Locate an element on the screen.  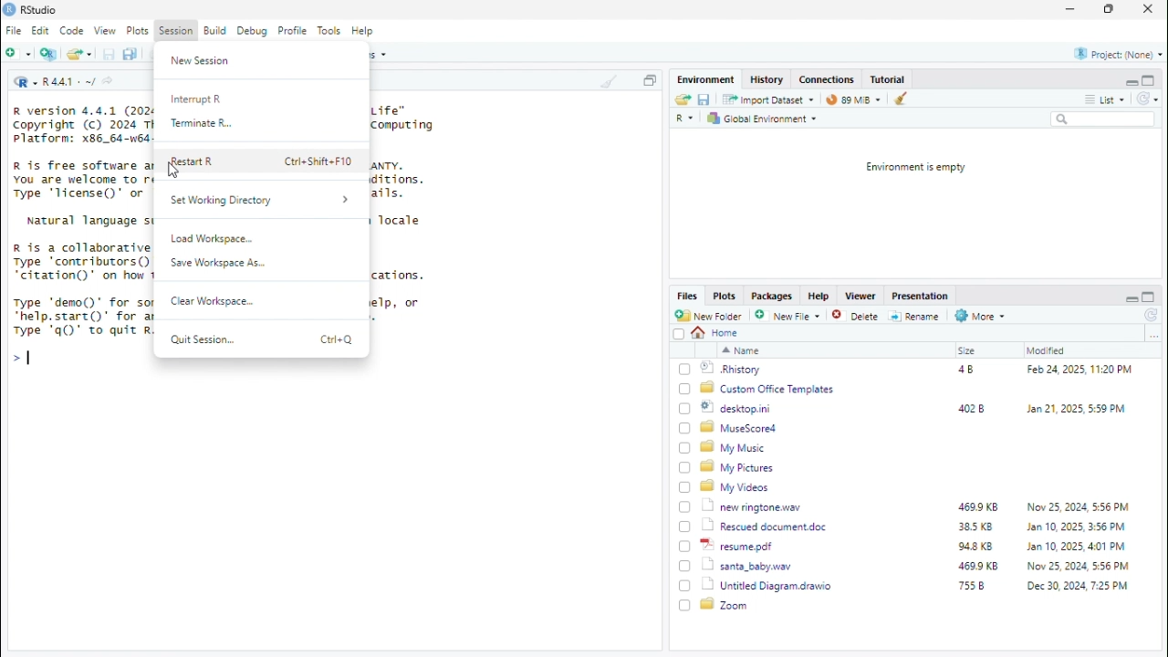
Checkbox is located at coordinates (684, 566).